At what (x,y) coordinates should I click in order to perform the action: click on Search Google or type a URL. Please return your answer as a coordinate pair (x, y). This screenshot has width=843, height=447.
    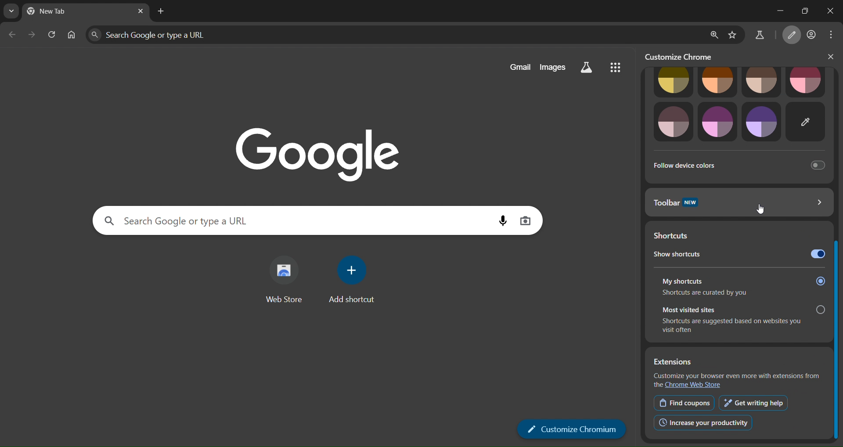
    Looking at the image, I should click on (393, 35).